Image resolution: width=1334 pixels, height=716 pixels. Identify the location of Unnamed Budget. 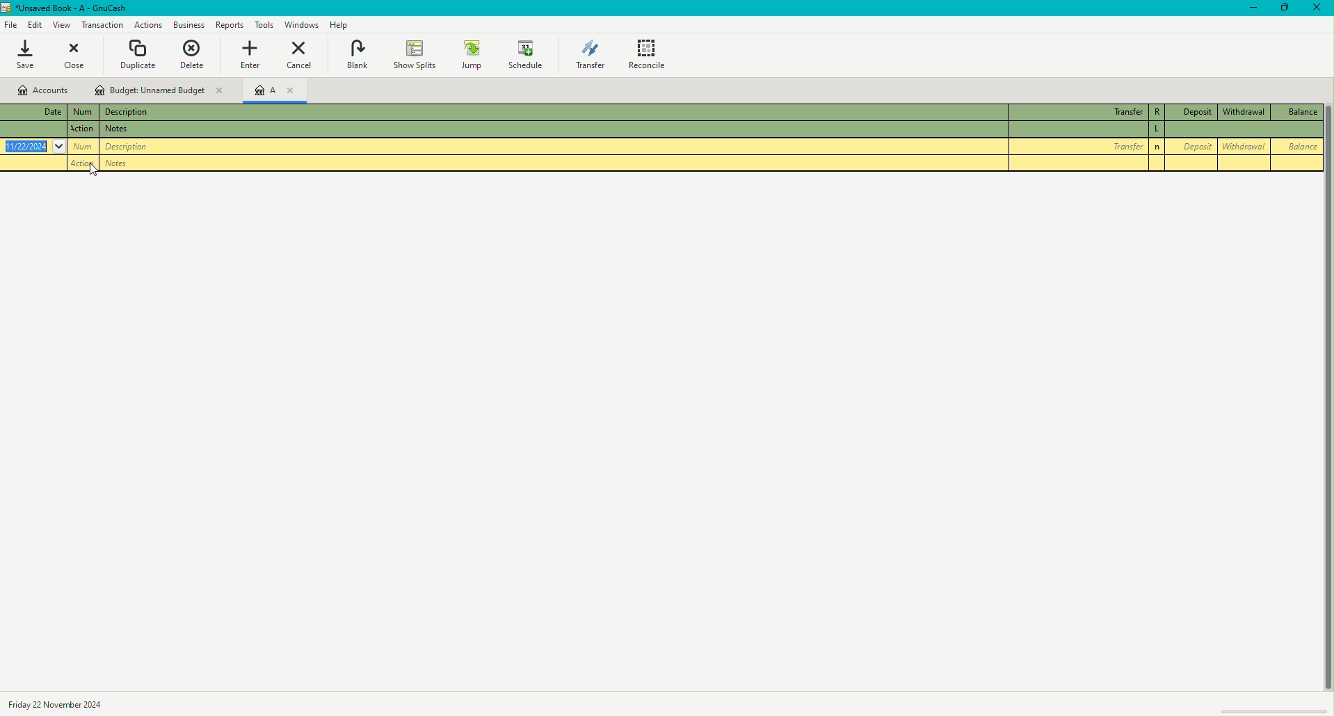
(159, 89).